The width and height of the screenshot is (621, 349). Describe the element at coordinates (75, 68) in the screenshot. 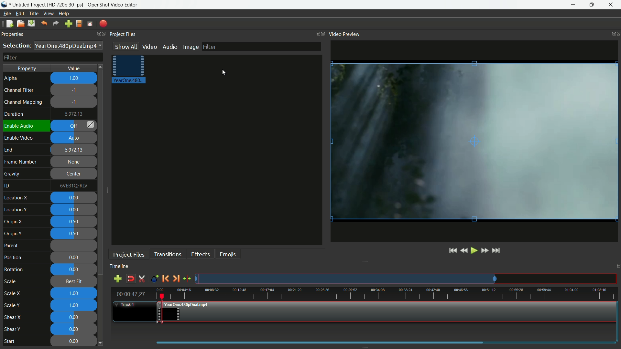

I see `value` at that location.